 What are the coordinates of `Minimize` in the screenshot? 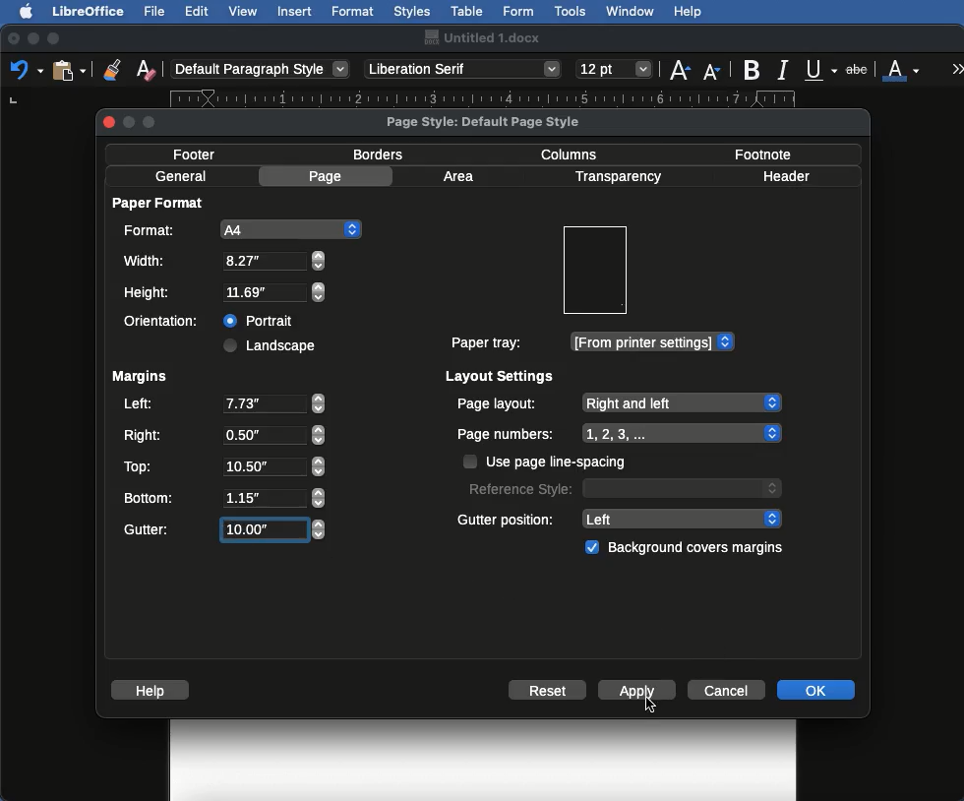 It's located at (32, 38).